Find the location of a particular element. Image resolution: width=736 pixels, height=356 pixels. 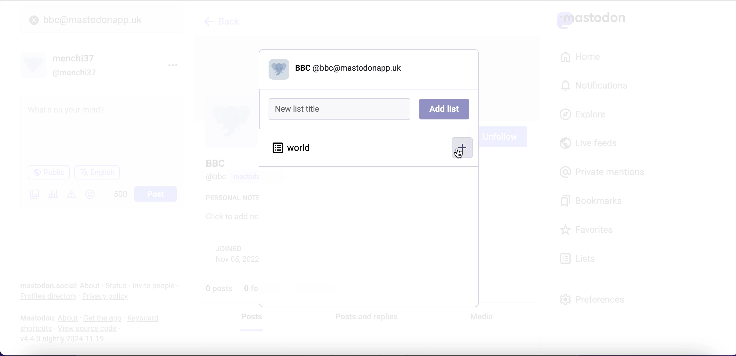

lists is located at coordinates (581, 258).